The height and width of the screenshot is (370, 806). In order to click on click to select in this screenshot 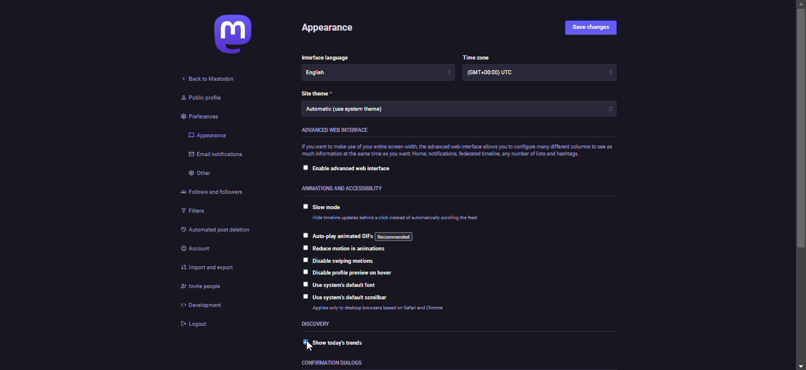, I will do `click(304, 234)`.